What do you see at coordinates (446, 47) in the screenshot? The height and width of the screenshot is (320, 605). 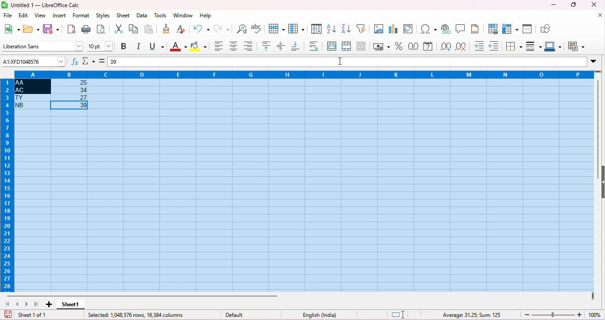 I see `add decimal` at bounding box center [446, 47].